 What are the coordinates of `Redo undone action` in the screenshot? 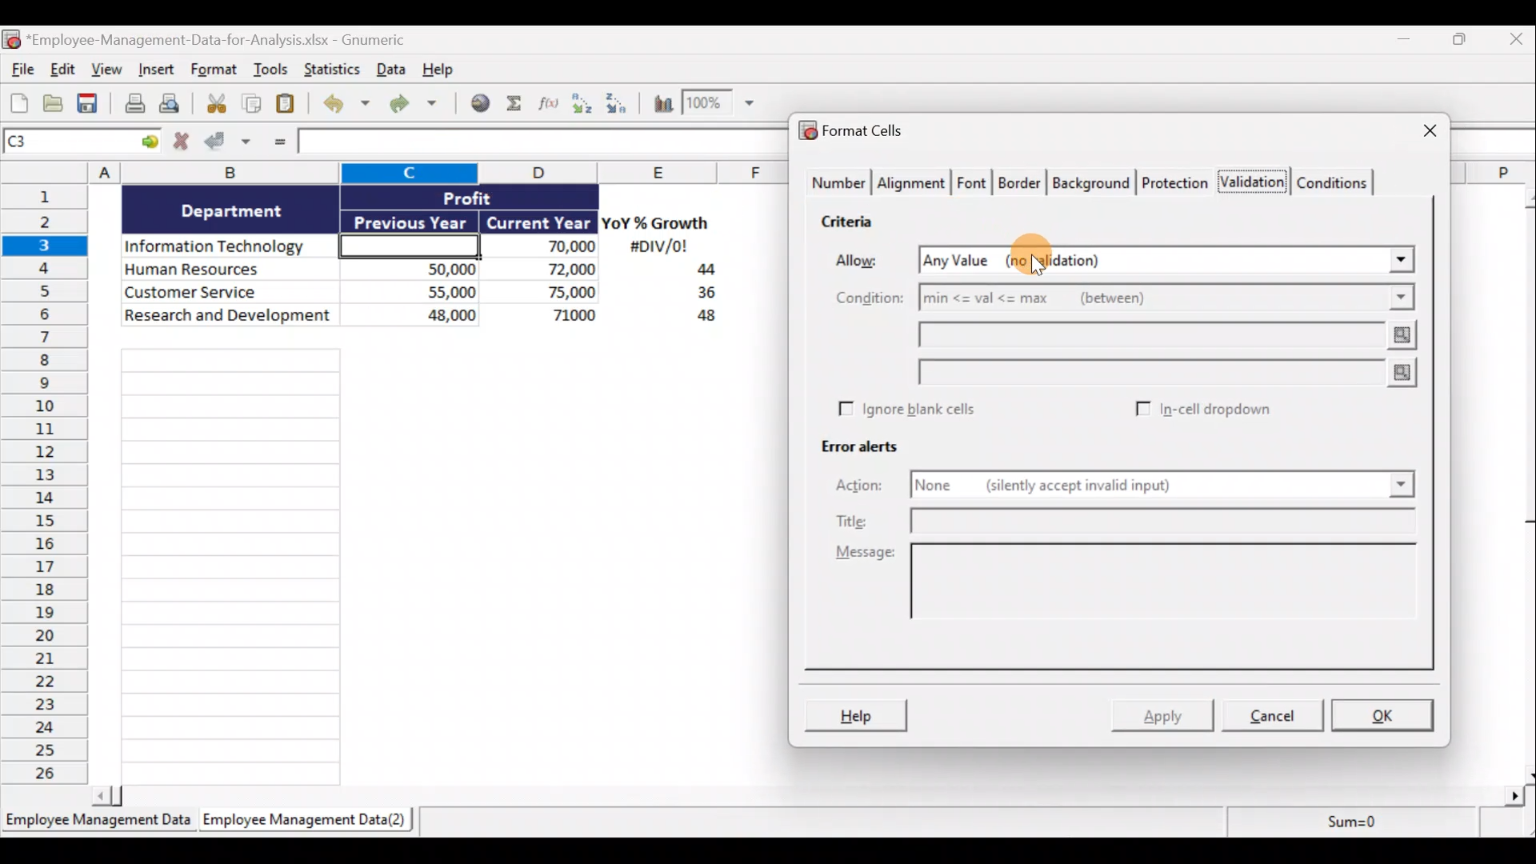 It's located at (420, 104).